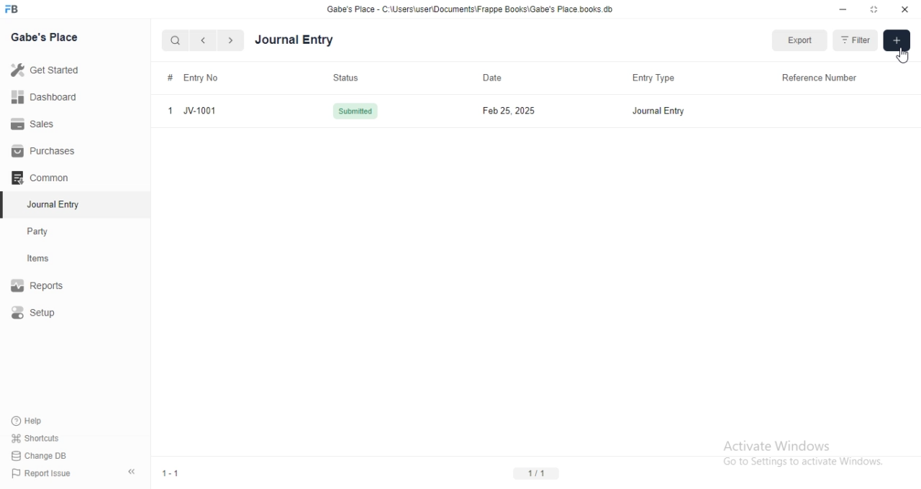 This screenshot has height=489, width=921. What do you see at coordinates (489, 77) in the screenshot?
I see `Date` at bounding box center [489, 77].